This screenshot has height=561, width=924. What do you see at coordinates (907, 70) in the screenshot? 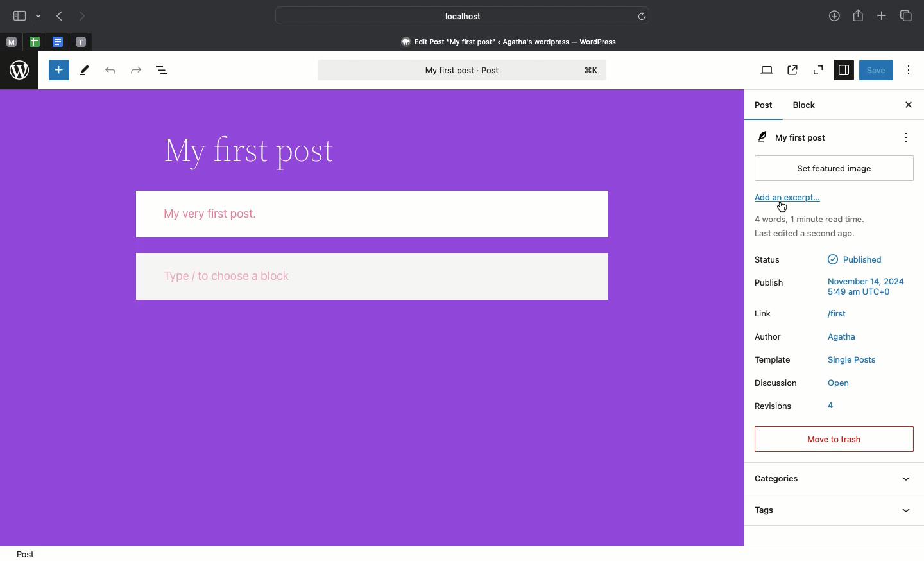
I see `Options` at bounding box center [907, 70].